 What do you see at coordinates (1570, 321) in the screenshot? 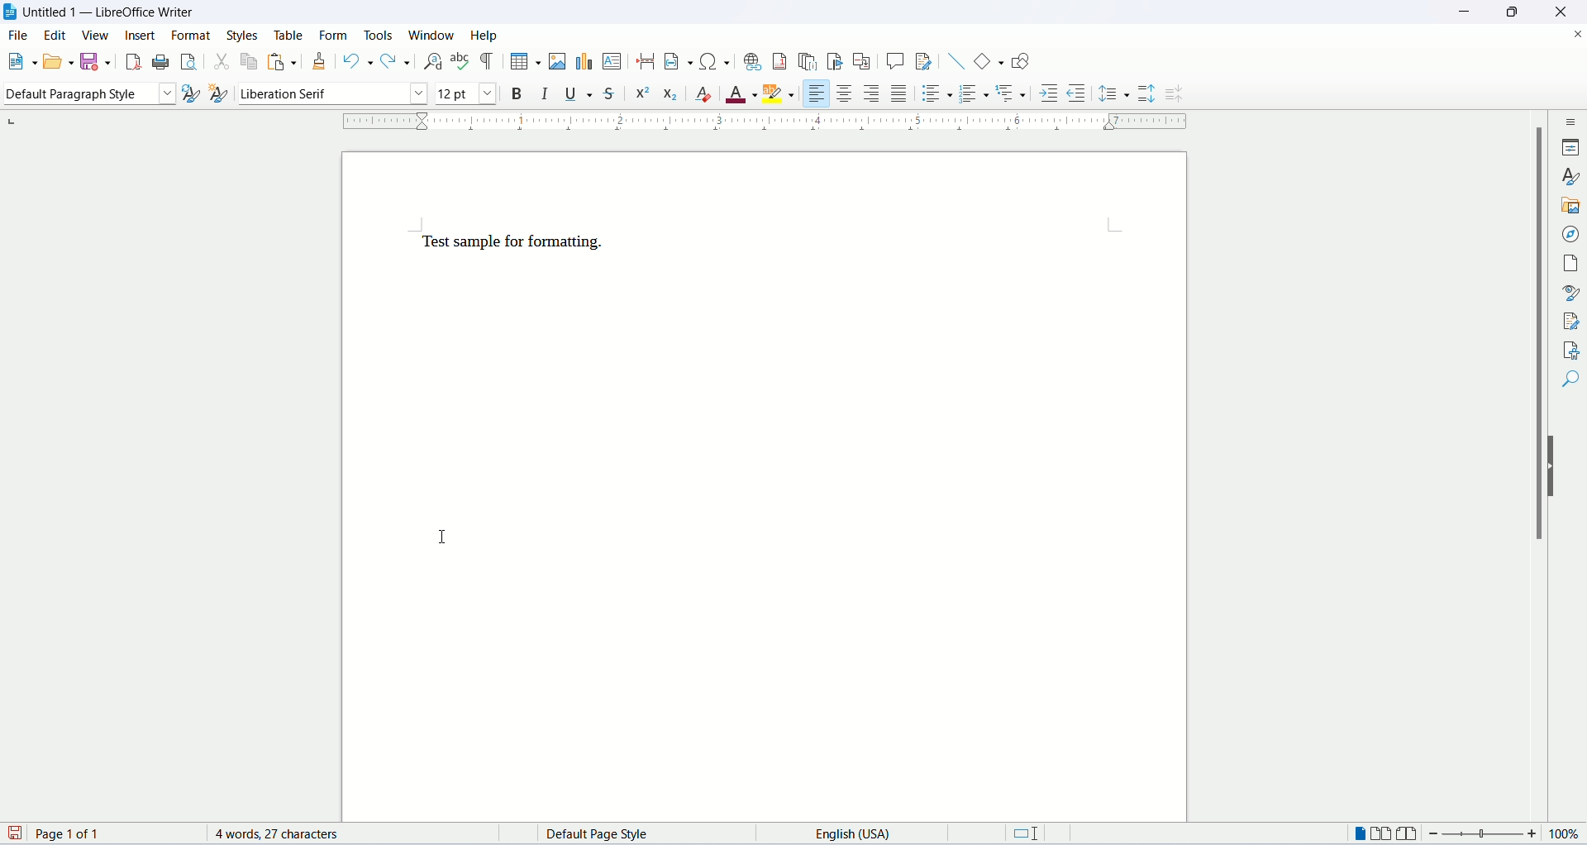
I see `manage changes` at bounding box center [1570, 321].